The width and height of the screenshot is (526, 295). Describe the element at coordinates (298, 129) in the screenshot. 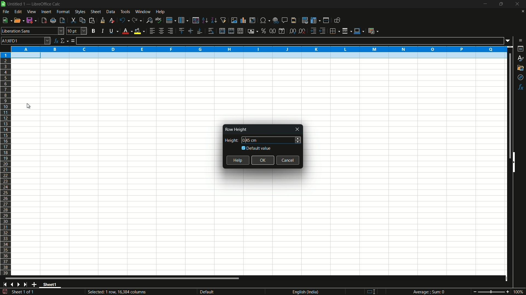

I see `close` at that location.